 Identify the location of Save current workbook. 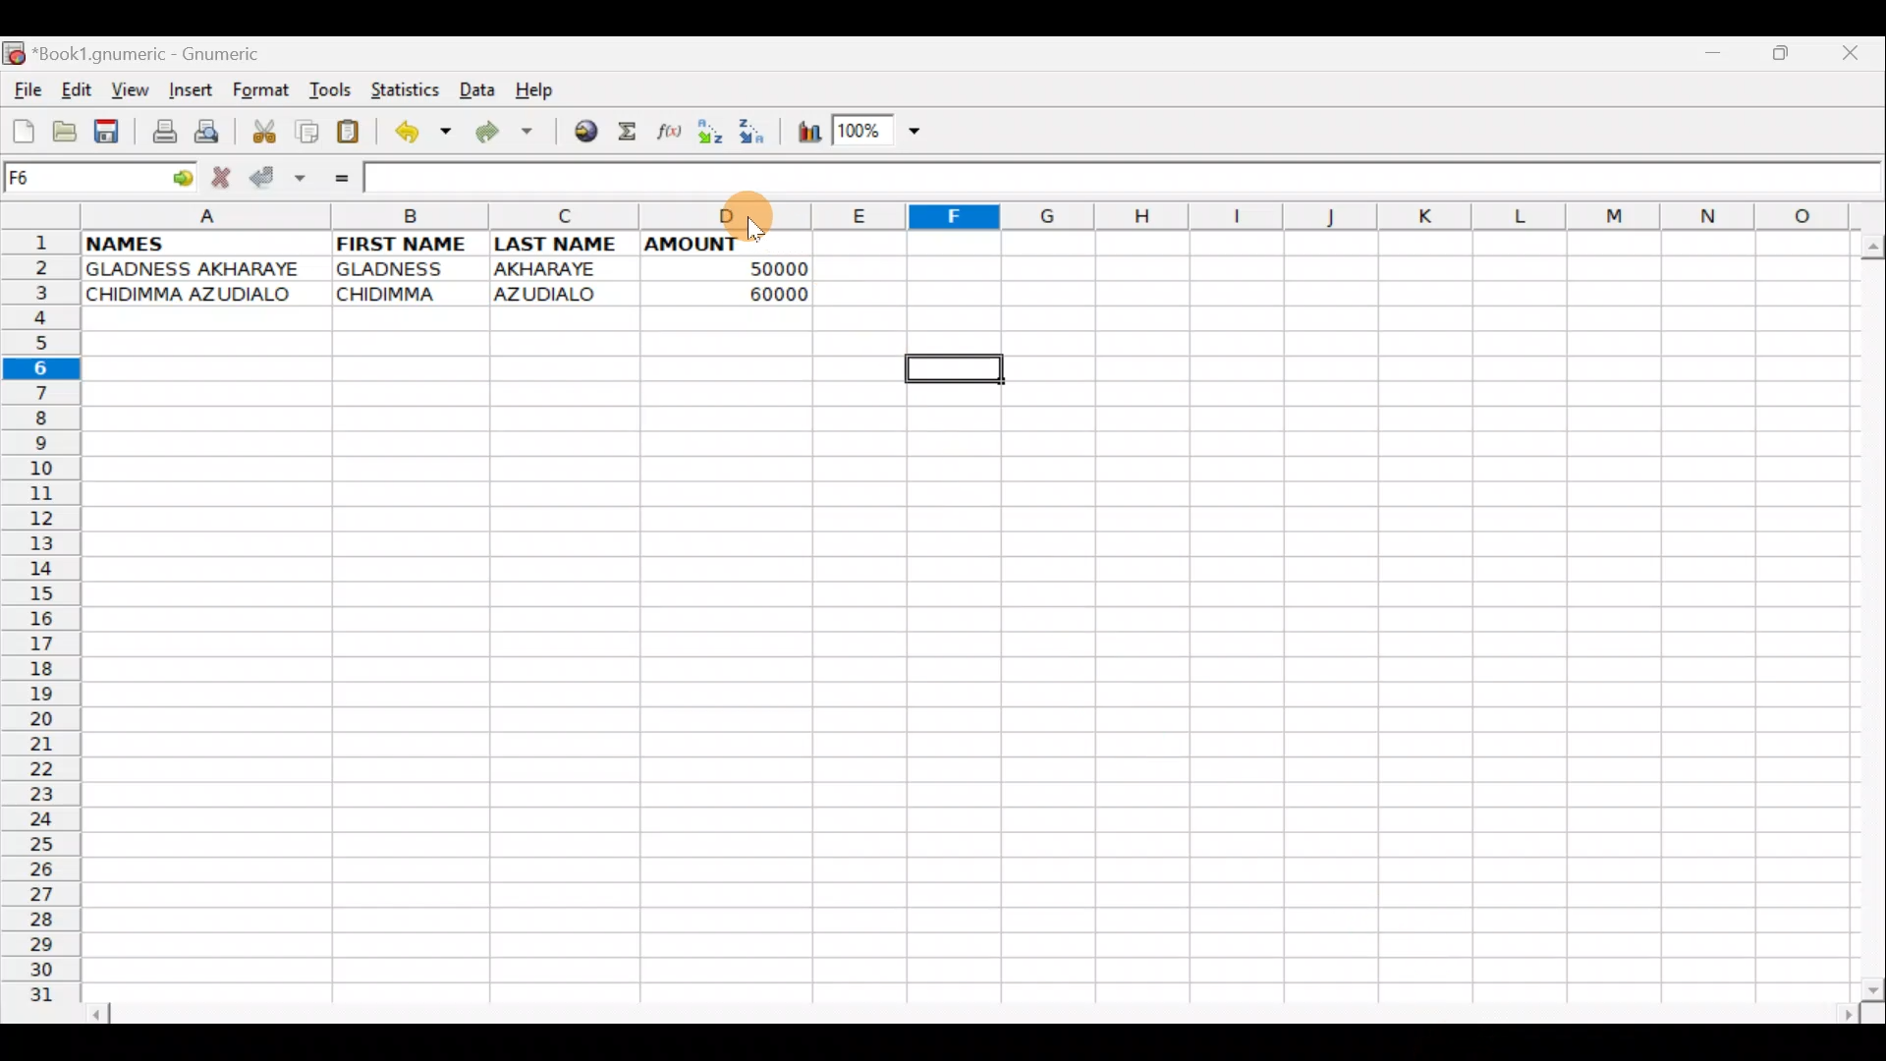
(106, 131).